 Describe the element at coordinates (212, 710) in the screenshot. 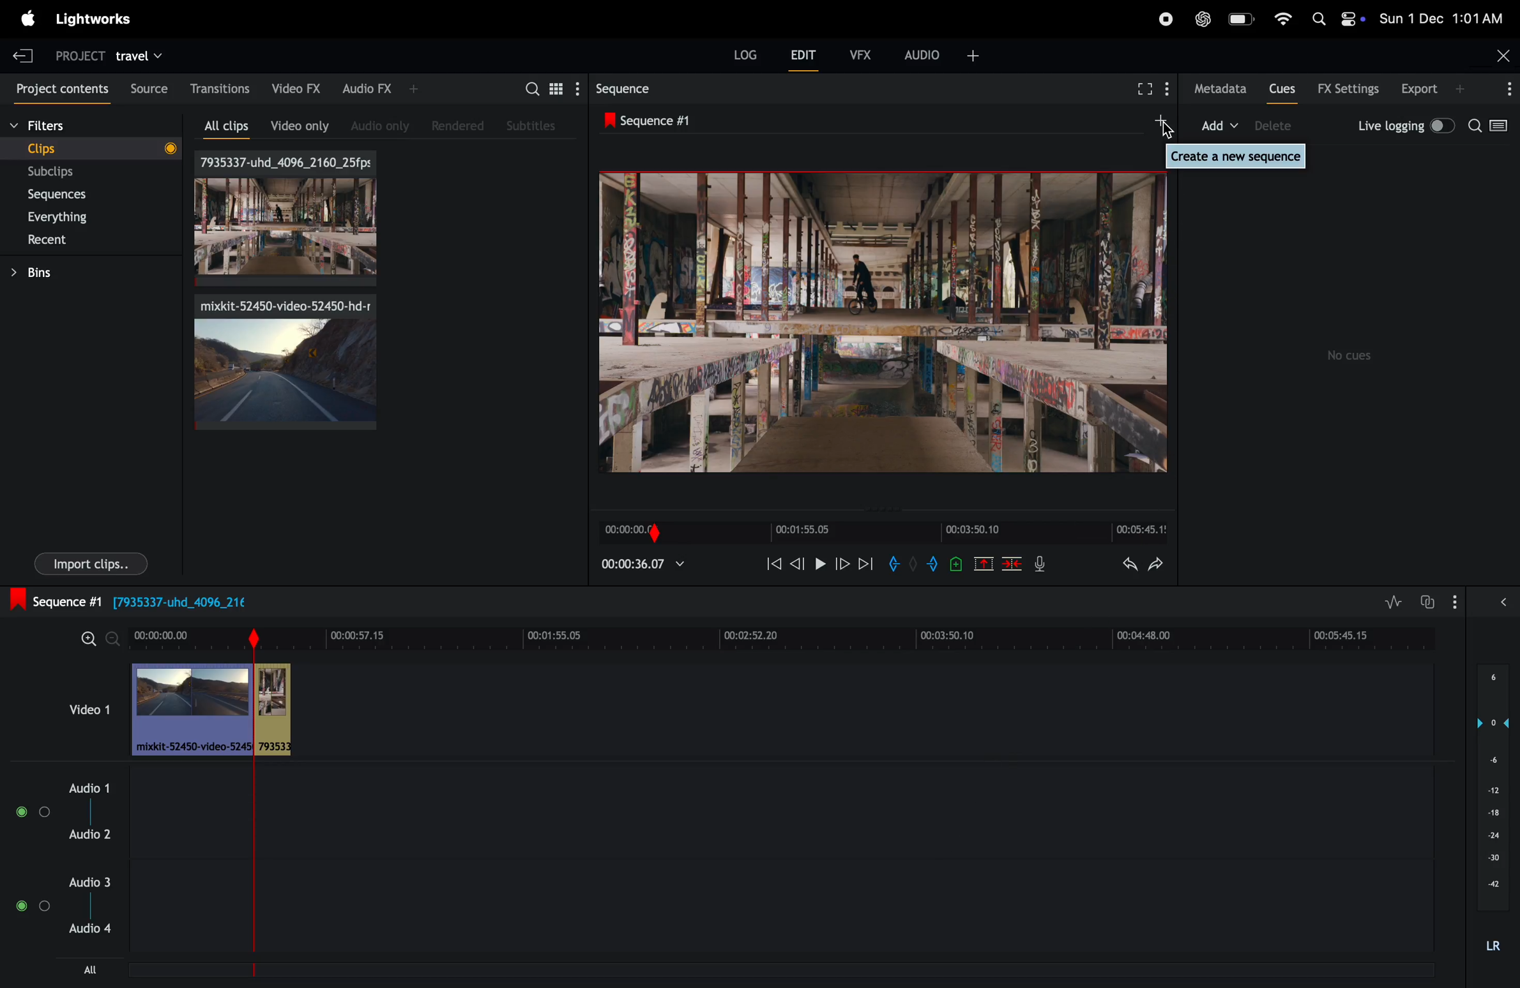

I see `video clips` at that location.